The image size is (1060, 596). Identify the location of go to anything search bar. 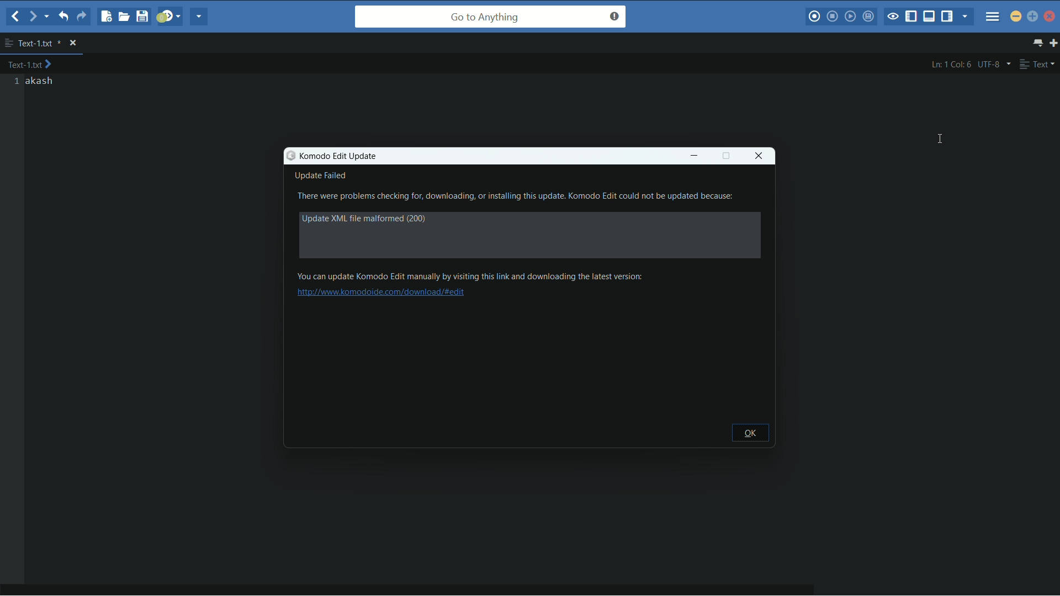
(490, 17).